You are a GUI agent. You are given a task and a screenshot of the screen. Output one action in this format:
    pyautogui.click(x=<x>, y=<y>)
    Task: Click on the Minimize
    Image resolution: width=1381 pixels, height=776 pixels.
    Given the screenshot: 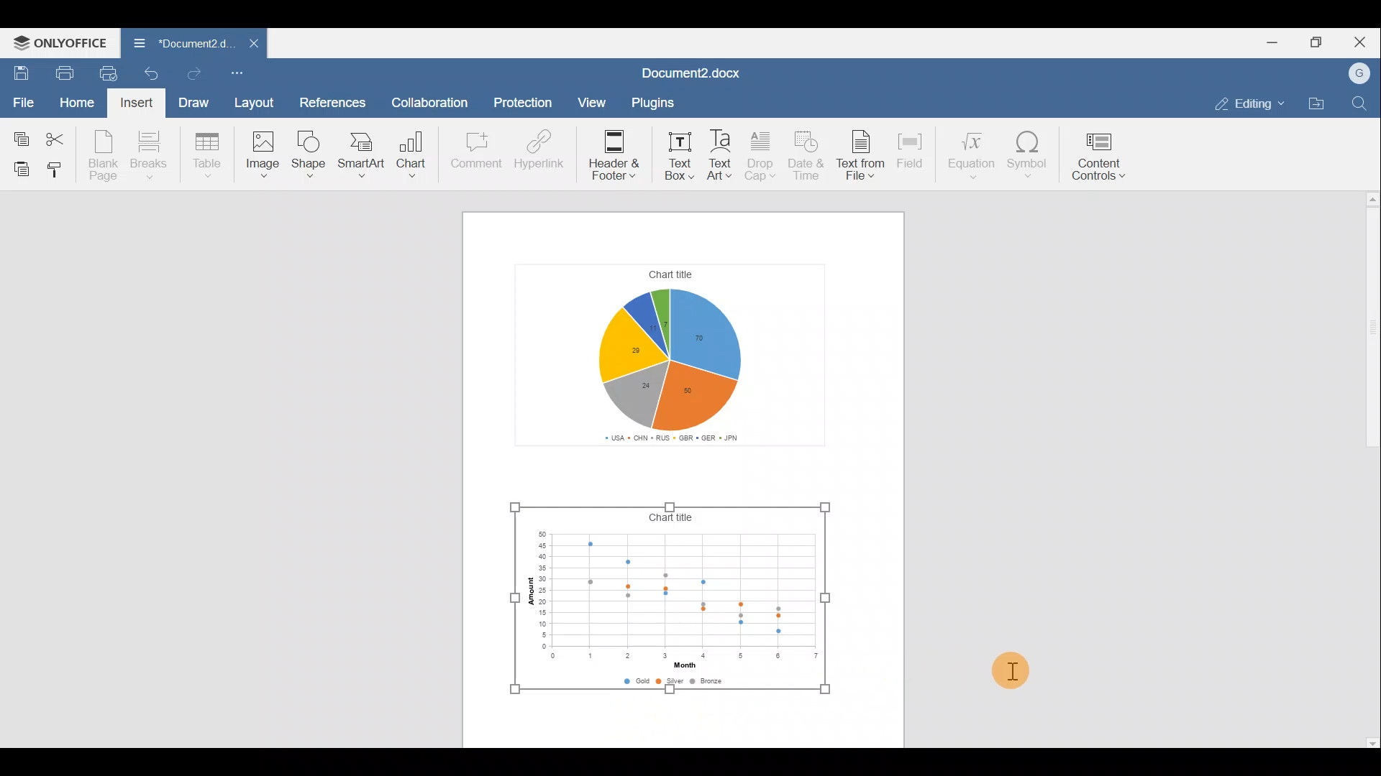 What is the action you would take?
    pyautogui.click(x=1270, y=44)
    